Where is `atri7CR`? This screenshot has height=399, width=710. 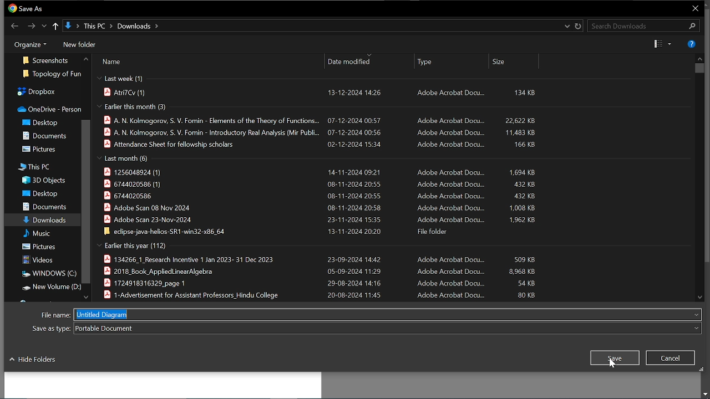
atri7CR is located at coordinates (126, 94).